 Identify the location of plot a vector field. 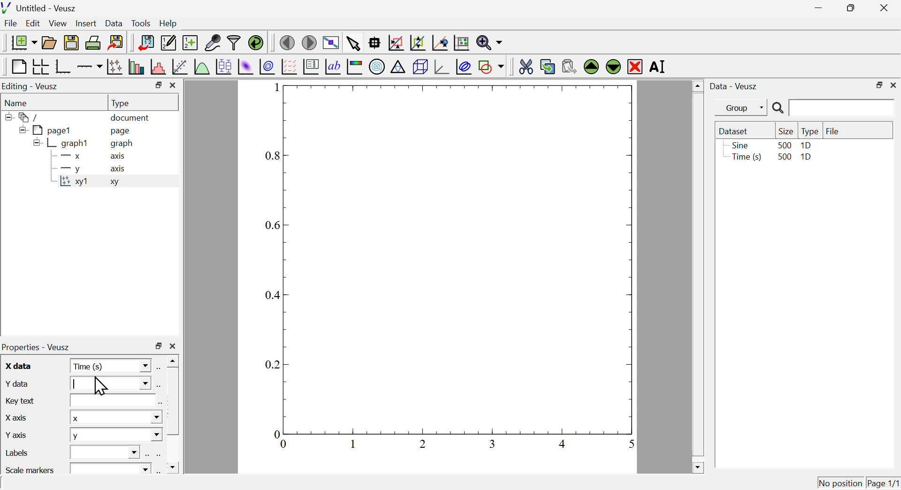
(289, 67).